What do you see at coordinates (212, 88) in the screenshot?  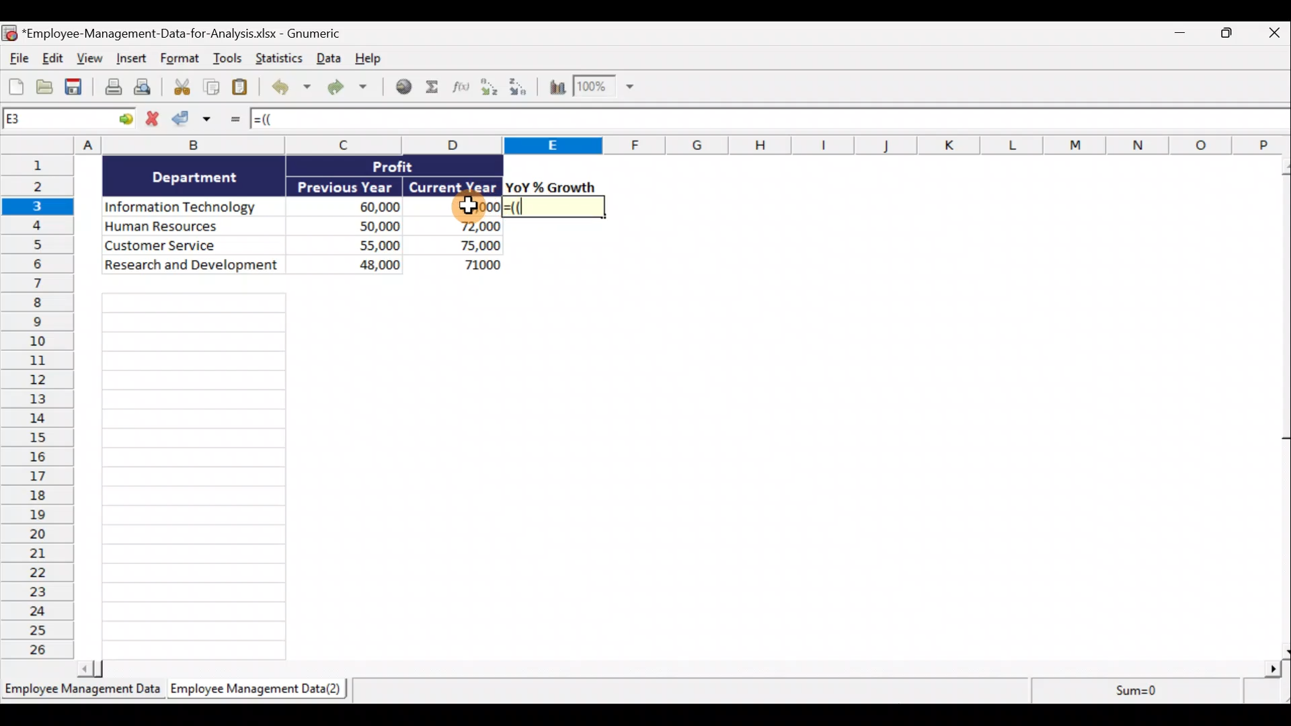 I see `Copy selection` at bounding box center [212, 88].